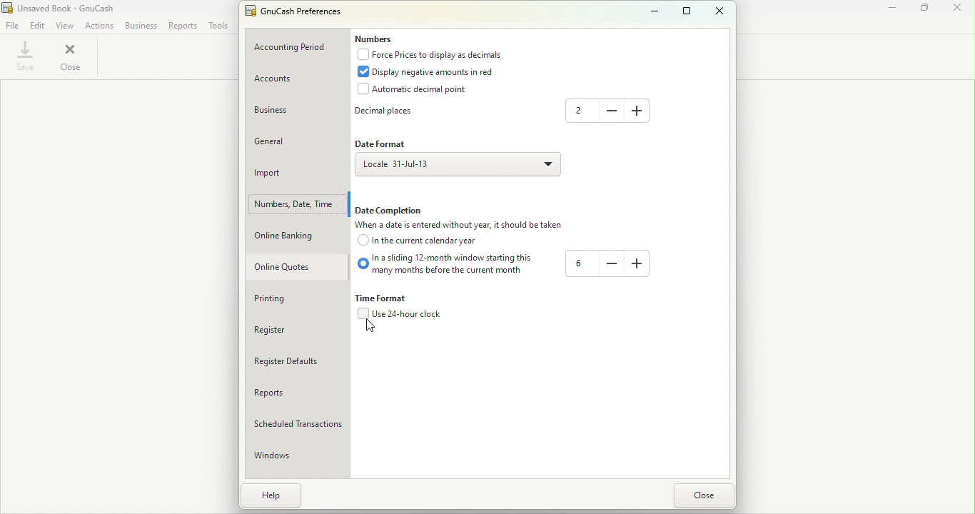 Image resolution: width=975 pixels, height=514 pixels. Describe the element at coordinates (576, 263) in the screenshot. I see `6` at that location.